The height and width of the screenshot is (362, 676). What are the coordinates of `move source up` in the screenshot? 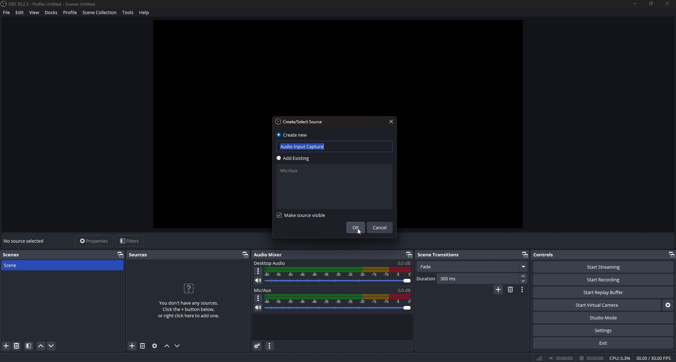 It's located at (167, 346).